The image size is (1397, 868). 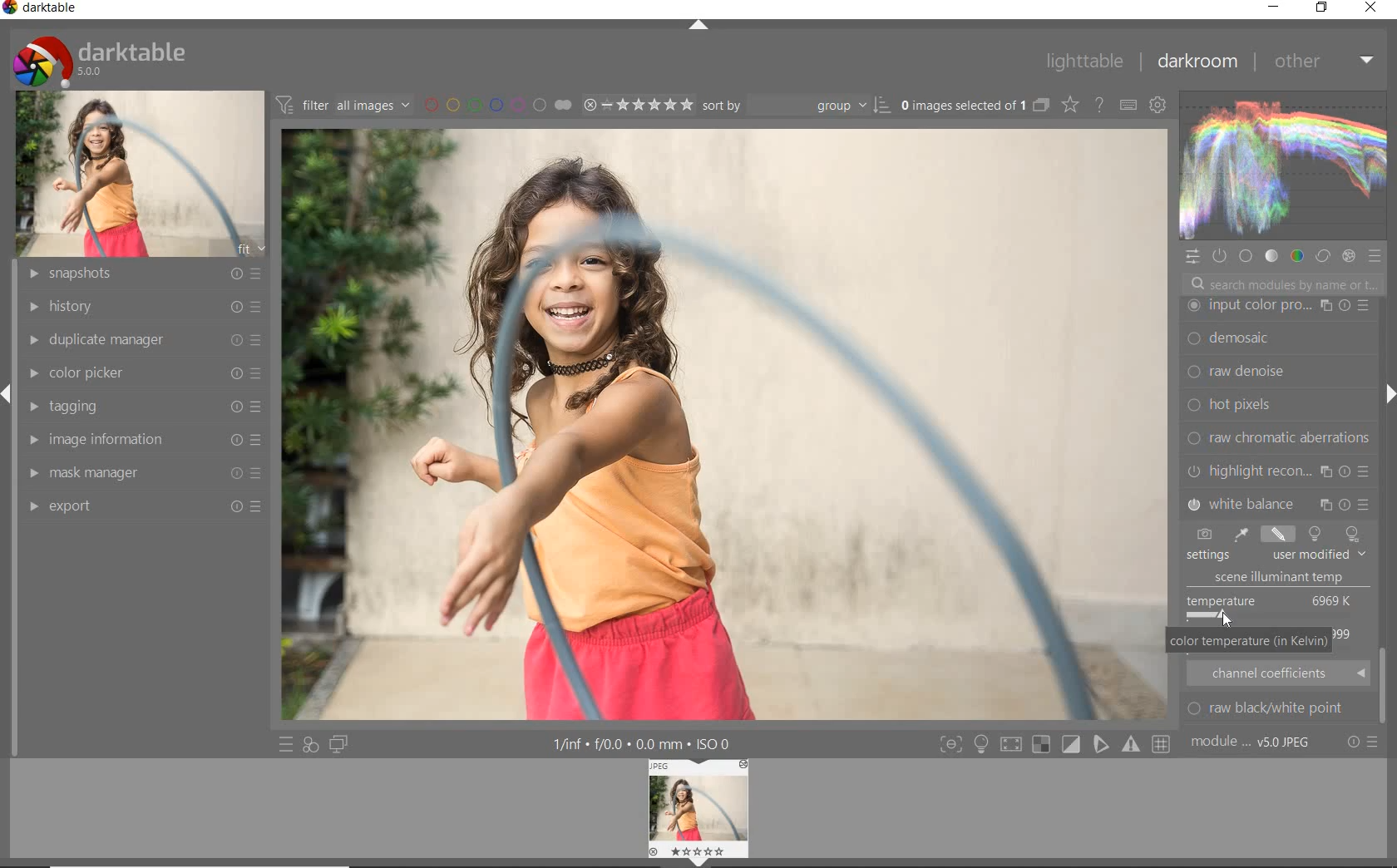 What do you see at coordinates (1248, 643) in the screenshot?
I see `COLOR TEMPERATURE (IN kELVIN)` at bounding box center [1248, 643].